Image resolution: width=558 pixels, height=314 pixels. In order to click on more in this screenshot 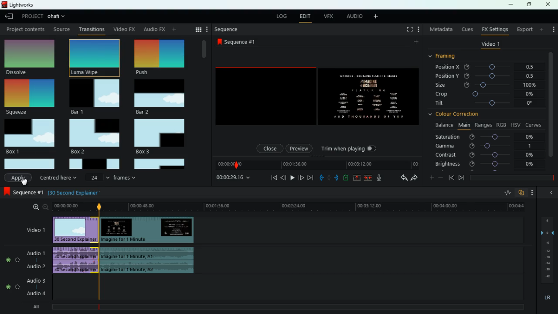, I will do `click(415, 43)`.